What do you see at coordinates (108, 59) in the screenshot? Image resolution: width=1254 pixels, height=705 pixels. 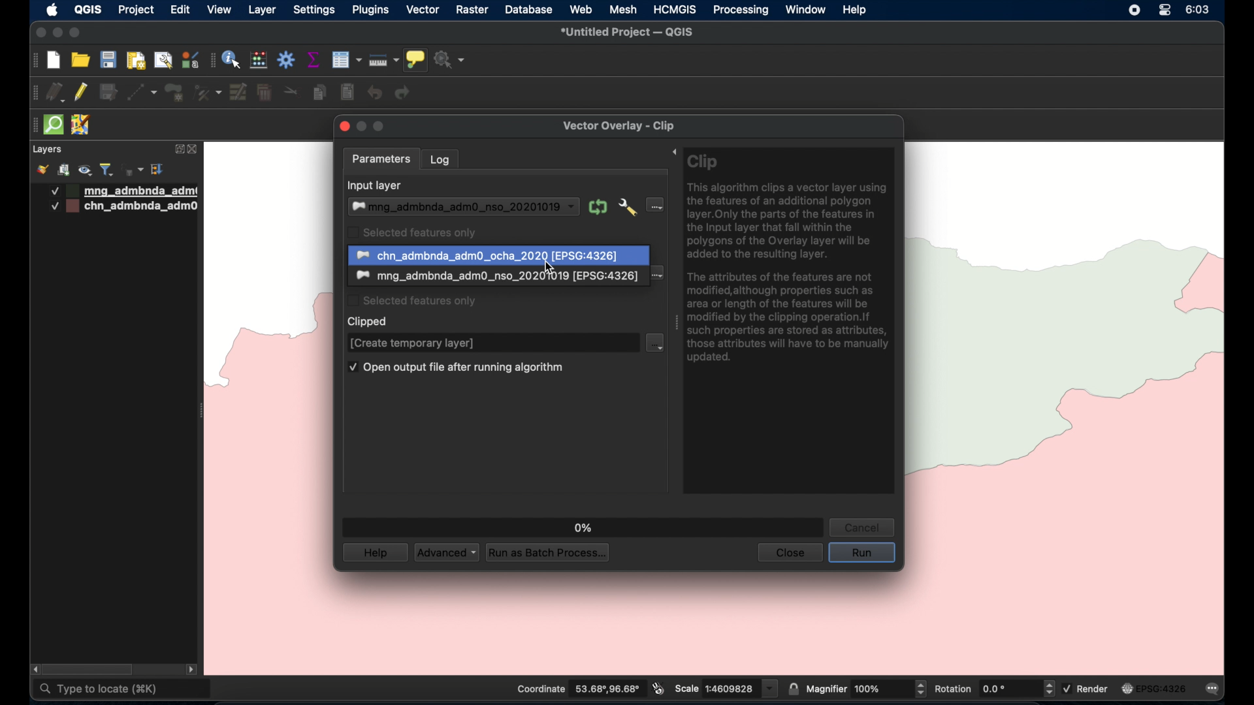 I see `save project` at bounding box center [108, 59].